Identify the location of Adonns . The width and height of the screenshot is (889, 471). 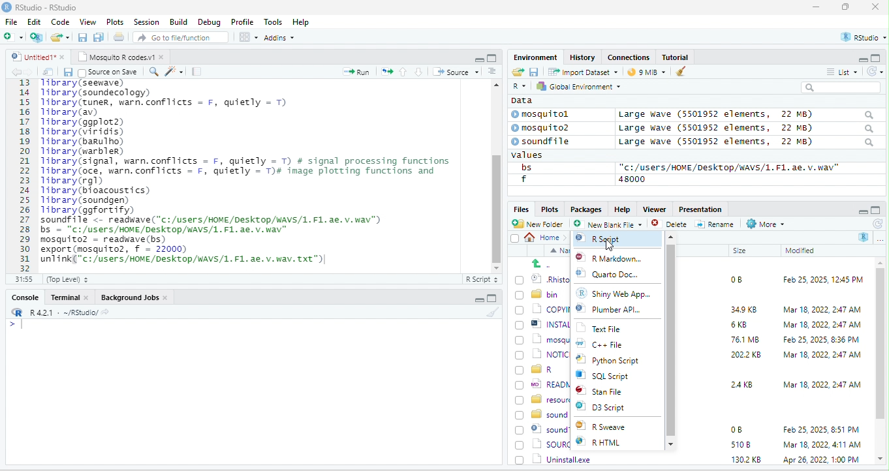
(279, 40).